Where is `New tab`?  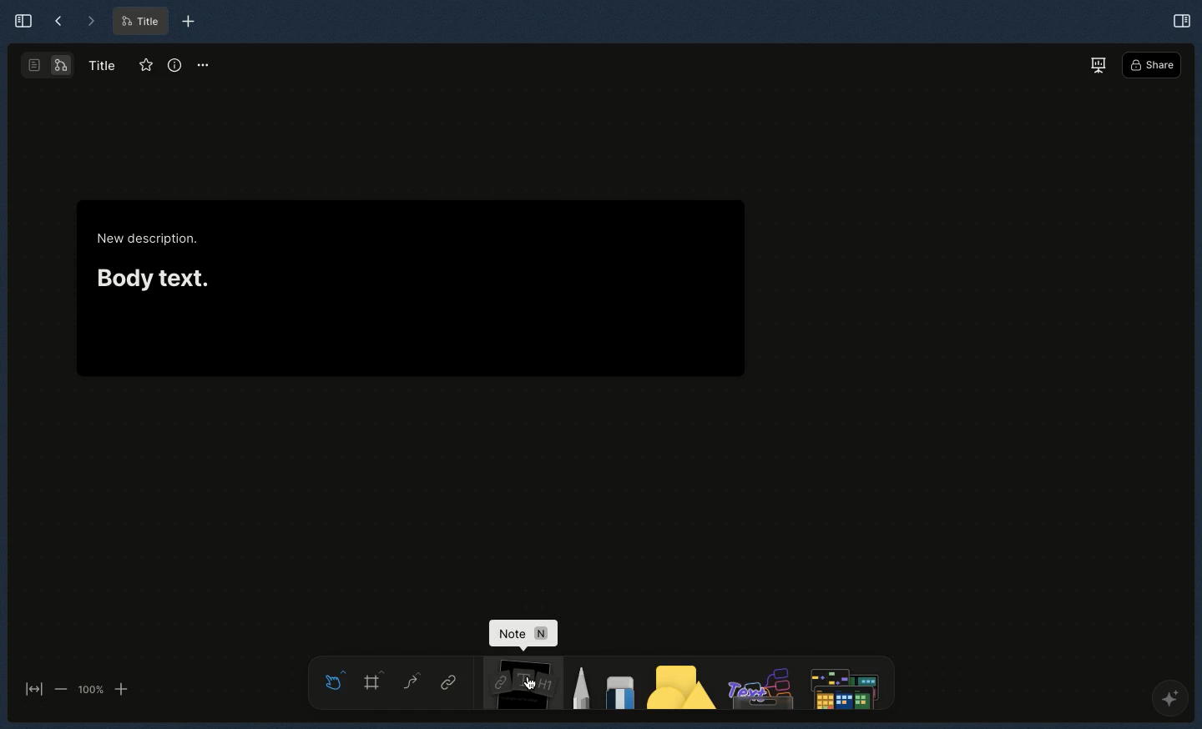
New tab is located at coordinates (189, 22).